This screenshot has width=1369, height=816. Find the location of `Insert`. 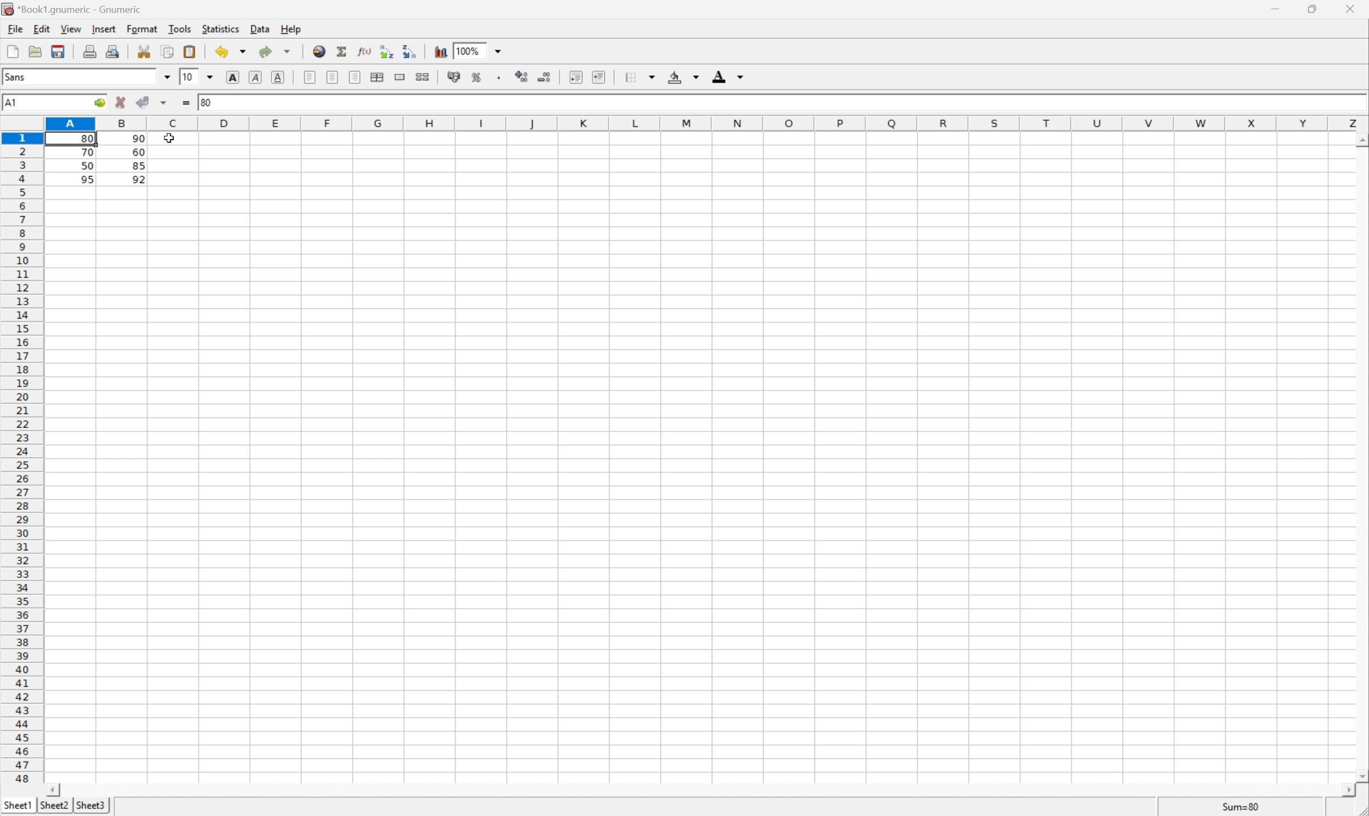

Insert is located at coordinates (105, 30).